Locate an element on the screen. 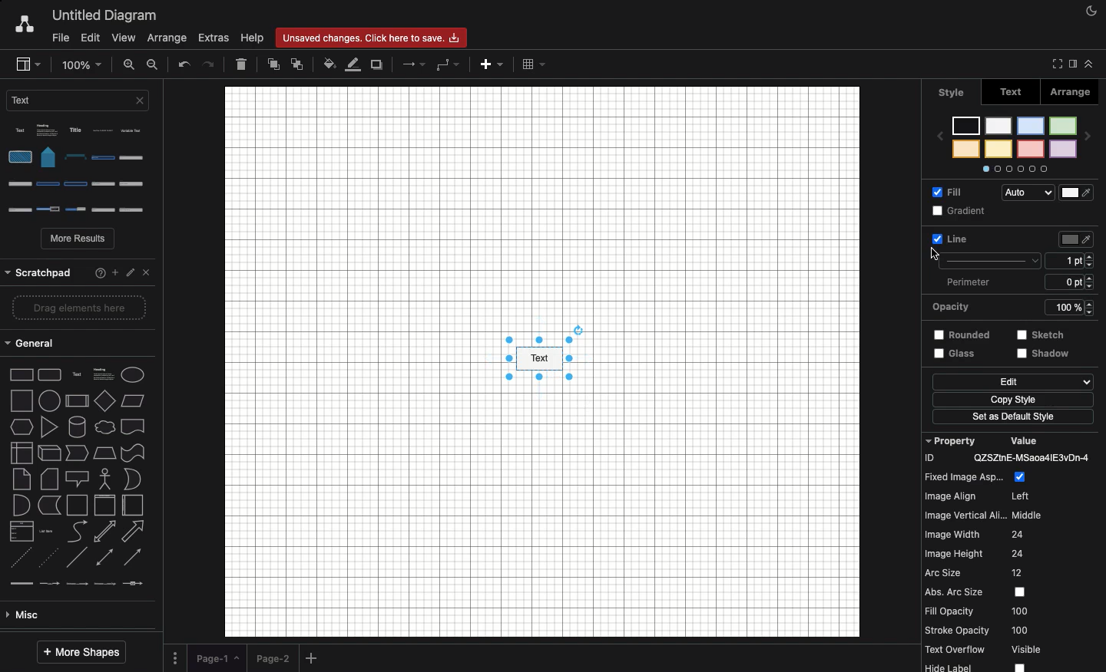 The width and height of the screenshot is (1106, 672). shapes is located at coordinates (82, 371).